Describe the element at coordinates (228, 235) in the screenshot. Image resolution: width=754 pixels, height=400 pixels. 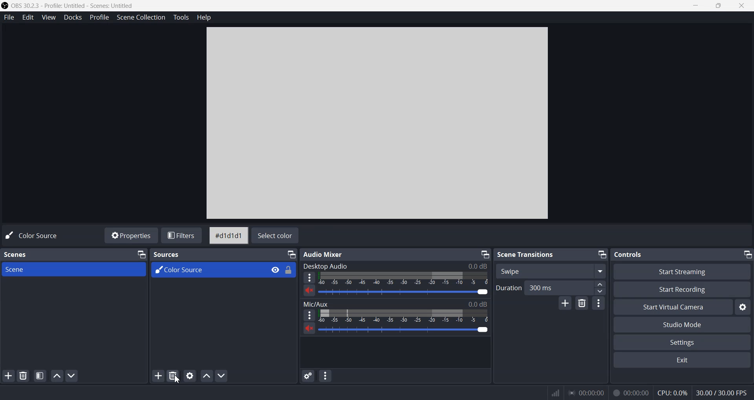
I see `#d1d1d1` at that location.